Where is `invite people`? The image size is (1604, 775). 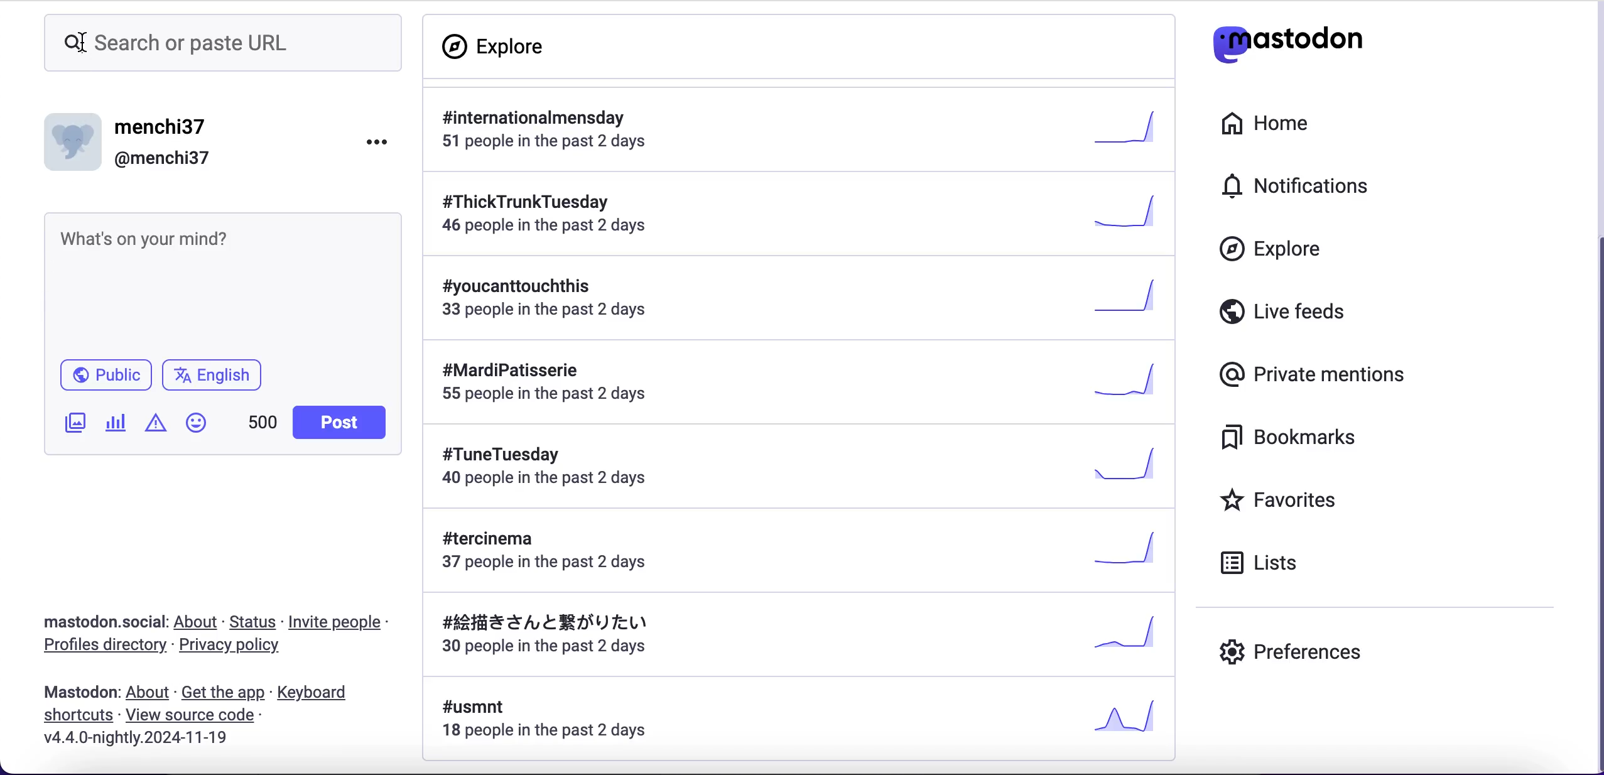 invite people is located at coordinates (340, 622).